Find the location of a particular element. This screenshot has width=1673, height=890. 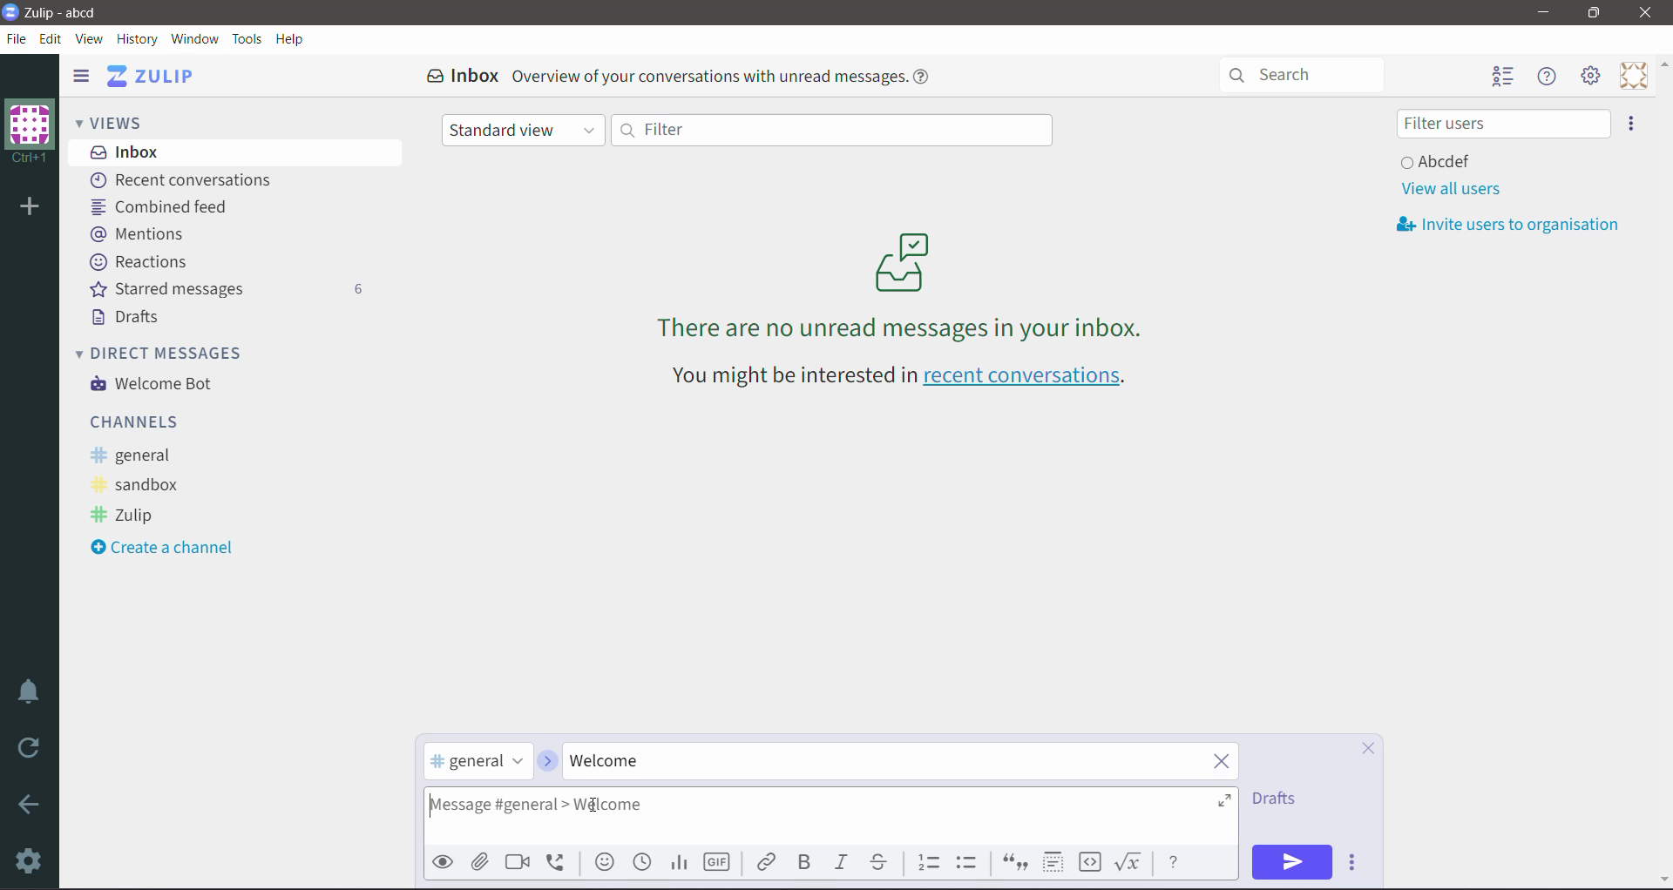

sandbox is located at coordinates (142, 486).